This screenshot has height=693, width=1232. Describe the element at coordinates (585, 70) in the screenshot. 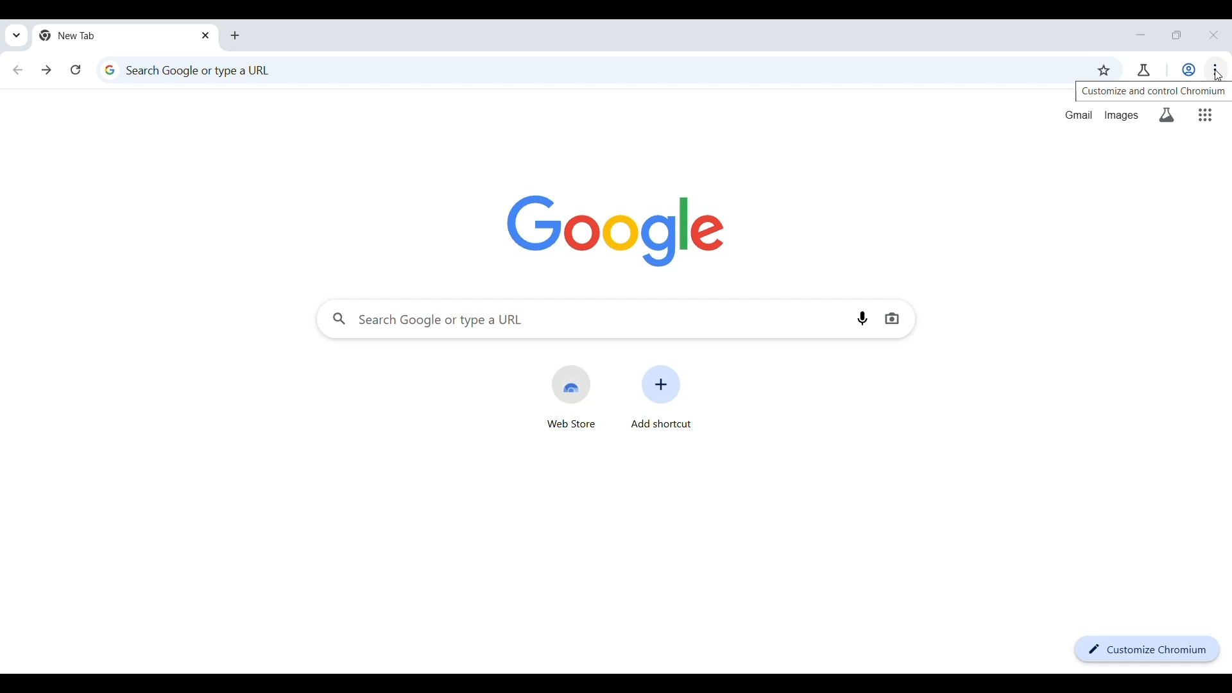

I see `Search Google or enter web link` at that location.